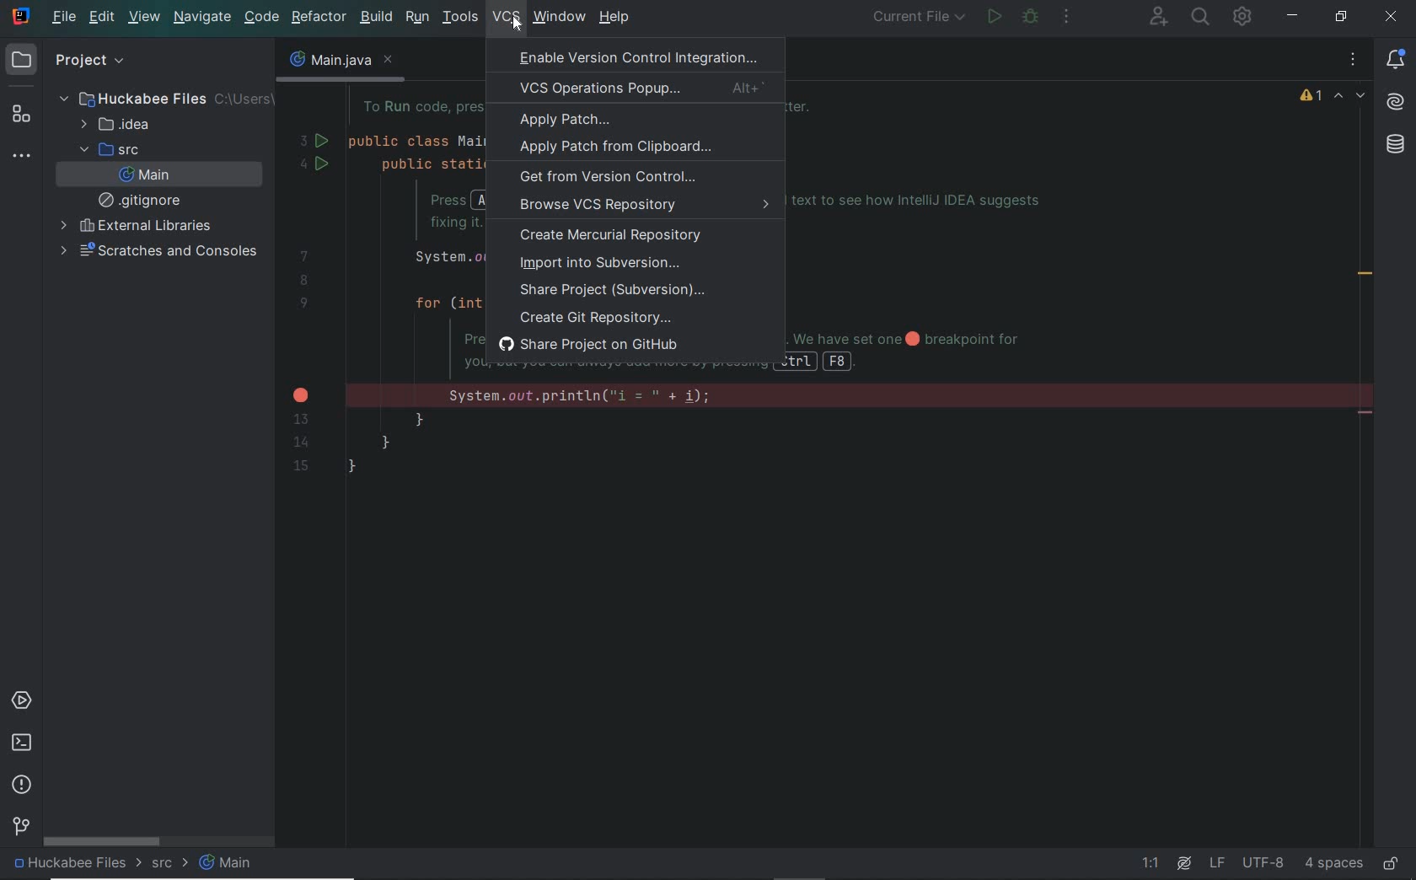 This screenshot has width=1416, height=880. What do you see at coordinates (21, 827) in the screenshot?
I see `version control` at bounding box center [21, 827].